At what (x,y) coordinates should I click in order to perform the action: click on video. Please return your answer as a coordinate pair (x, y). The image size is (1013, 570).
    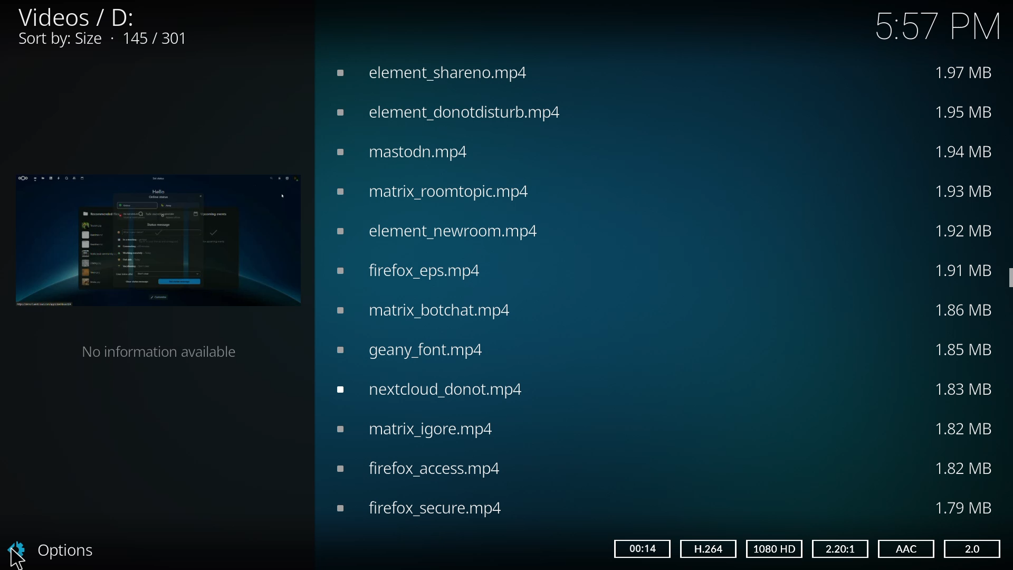
    Looking at the image, I should click on (437, 192).